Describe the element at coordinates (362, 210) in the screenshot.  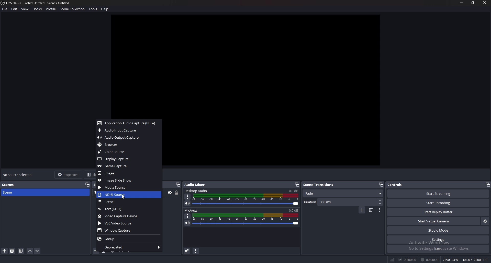
I see `add transition` at that location.